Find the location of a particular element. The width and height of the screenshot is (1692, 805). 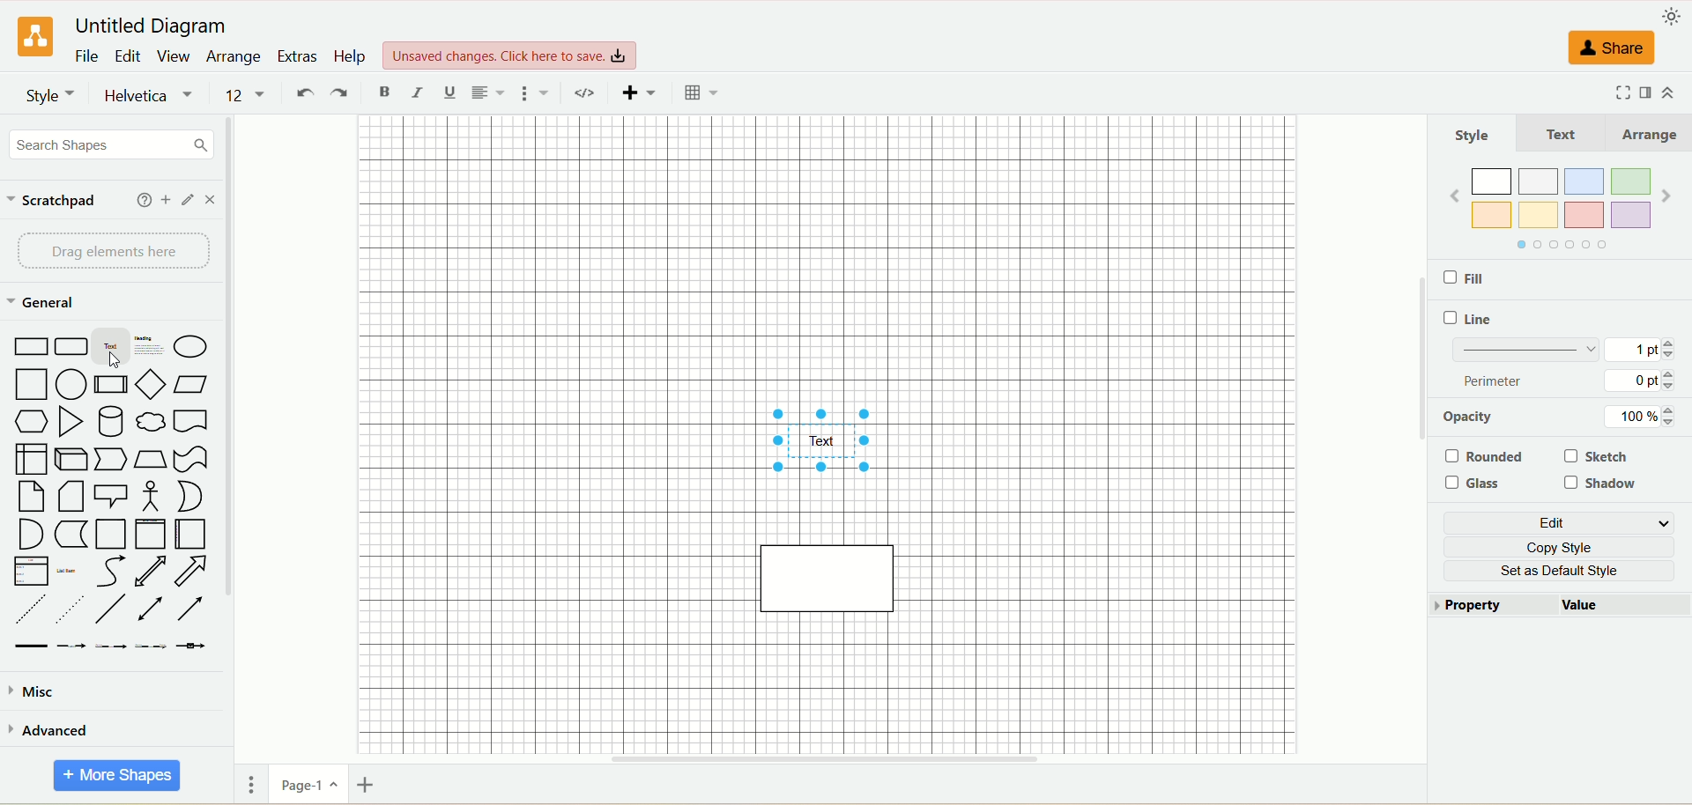

patterrn is located at coordinates (1558, 351).